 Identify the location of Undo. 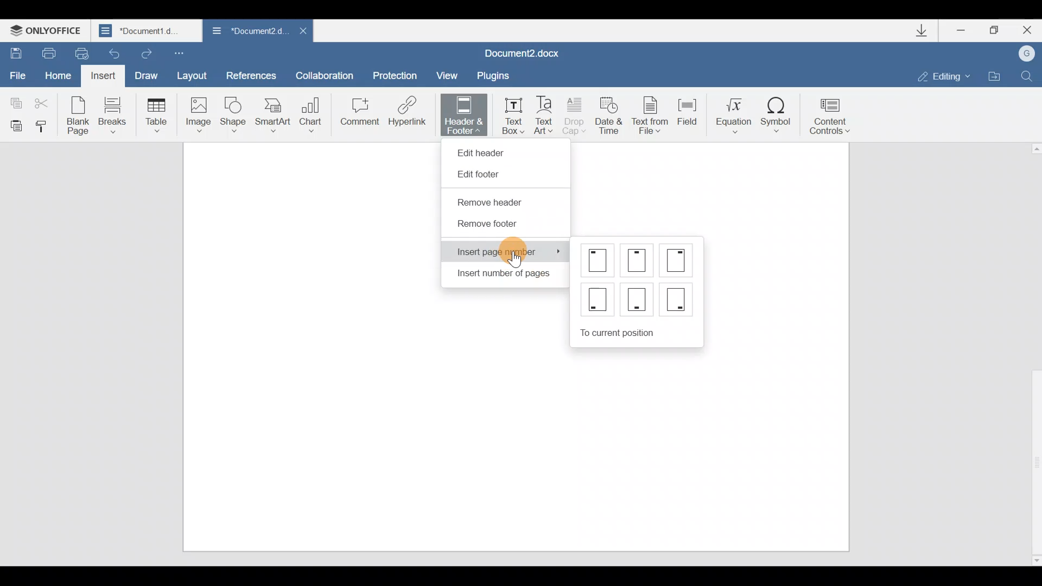
(115, 53).